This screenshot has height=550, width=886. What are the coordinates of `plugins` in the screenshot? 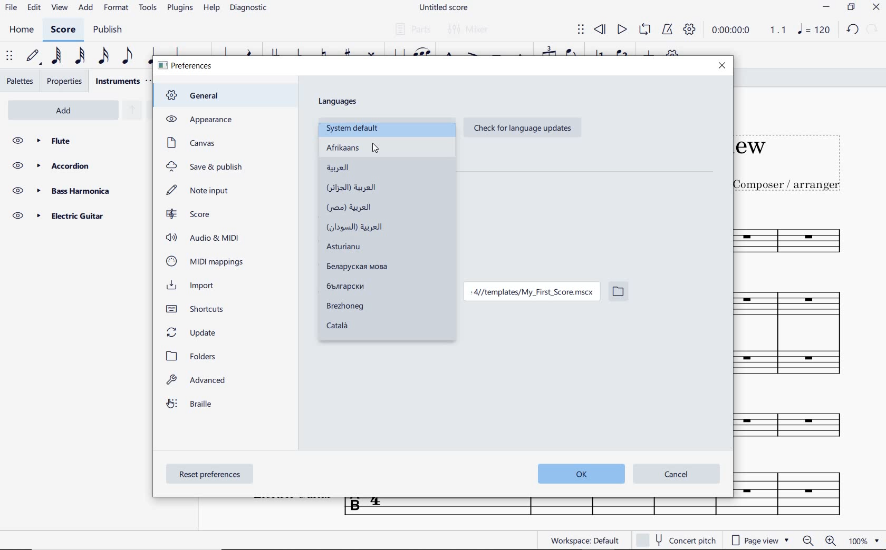 It's located at (180, 8).